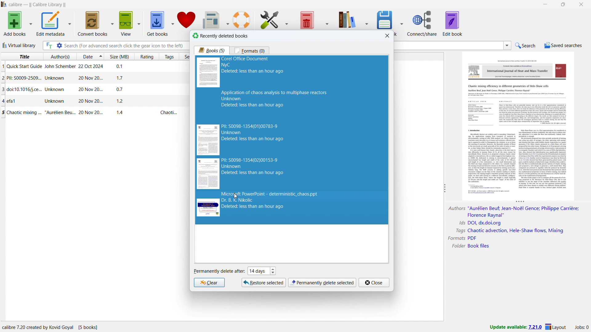 Image resolution: width=591 pixels, height=332 pixels. Describe the element at coordinates (557, 327) in the screenshot. I see `layout` at that location.